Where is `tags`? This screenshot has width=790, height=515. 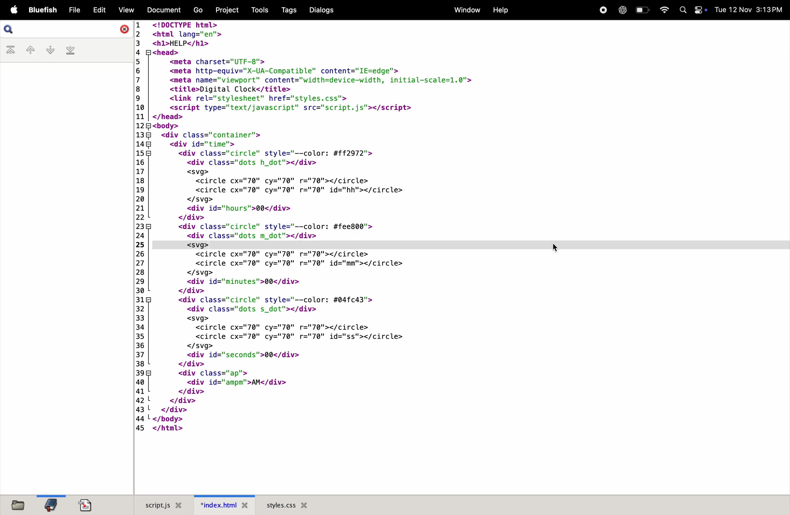 tags is located at coordinates (287, 10).